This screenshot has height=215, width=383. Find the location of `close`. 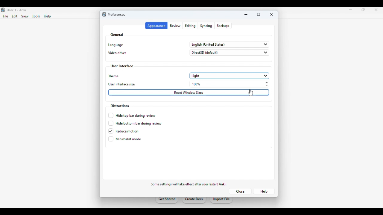

close is located at coordinates (376, 10).